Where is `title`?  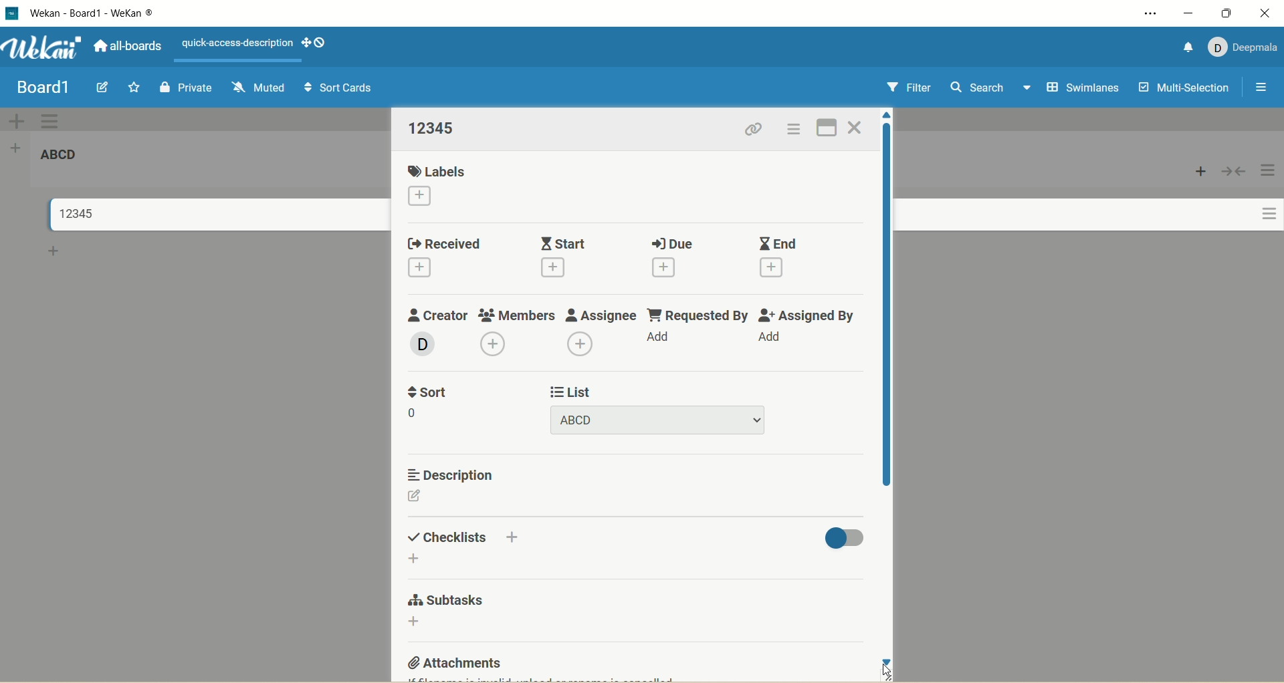 title is located at coordinates (434, 128).